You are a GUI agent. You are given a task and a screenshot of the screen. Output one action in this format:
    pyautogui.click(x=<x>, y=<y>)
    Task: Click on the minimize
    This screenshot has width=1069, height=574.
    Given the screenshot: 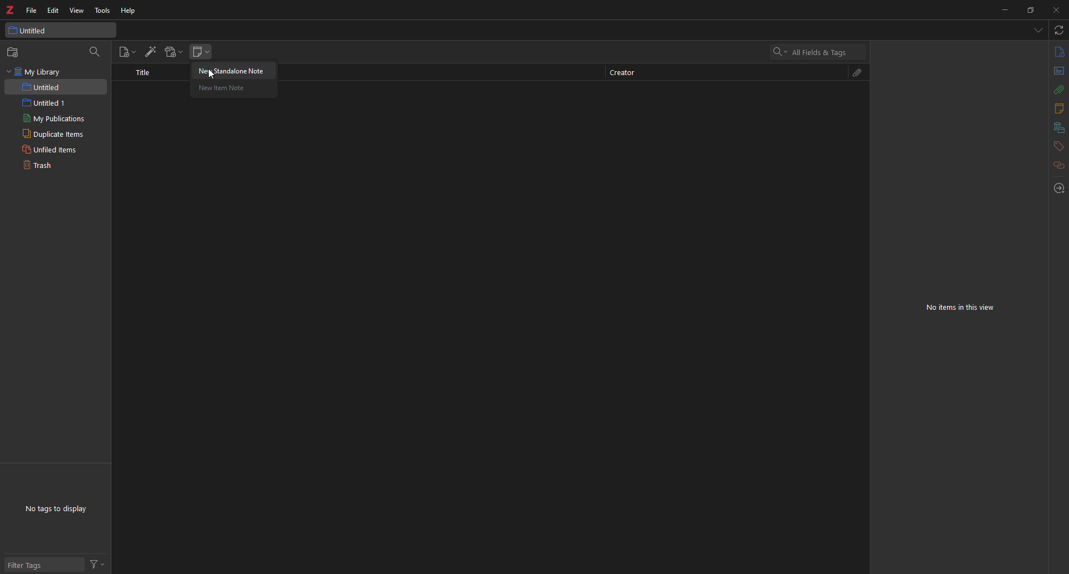 What is the action you would take?
    pyautogui.click(x=1001, y=11)
    